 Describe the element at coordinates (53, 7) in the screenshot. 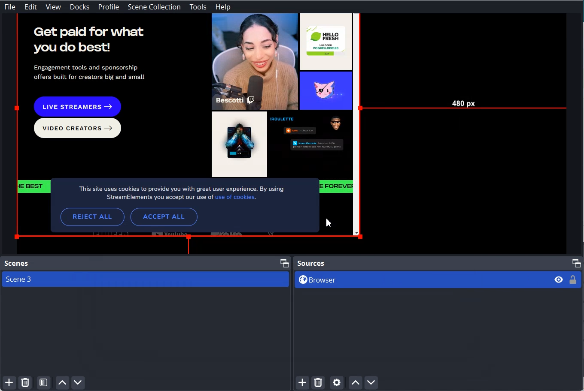

I see `View` at that location.